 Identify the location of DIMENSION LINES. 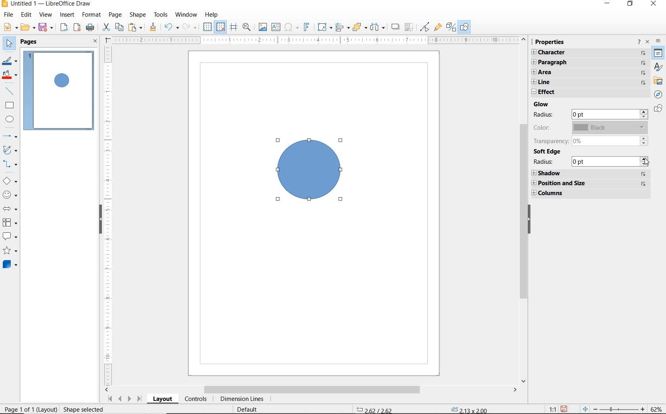
(243, 399).